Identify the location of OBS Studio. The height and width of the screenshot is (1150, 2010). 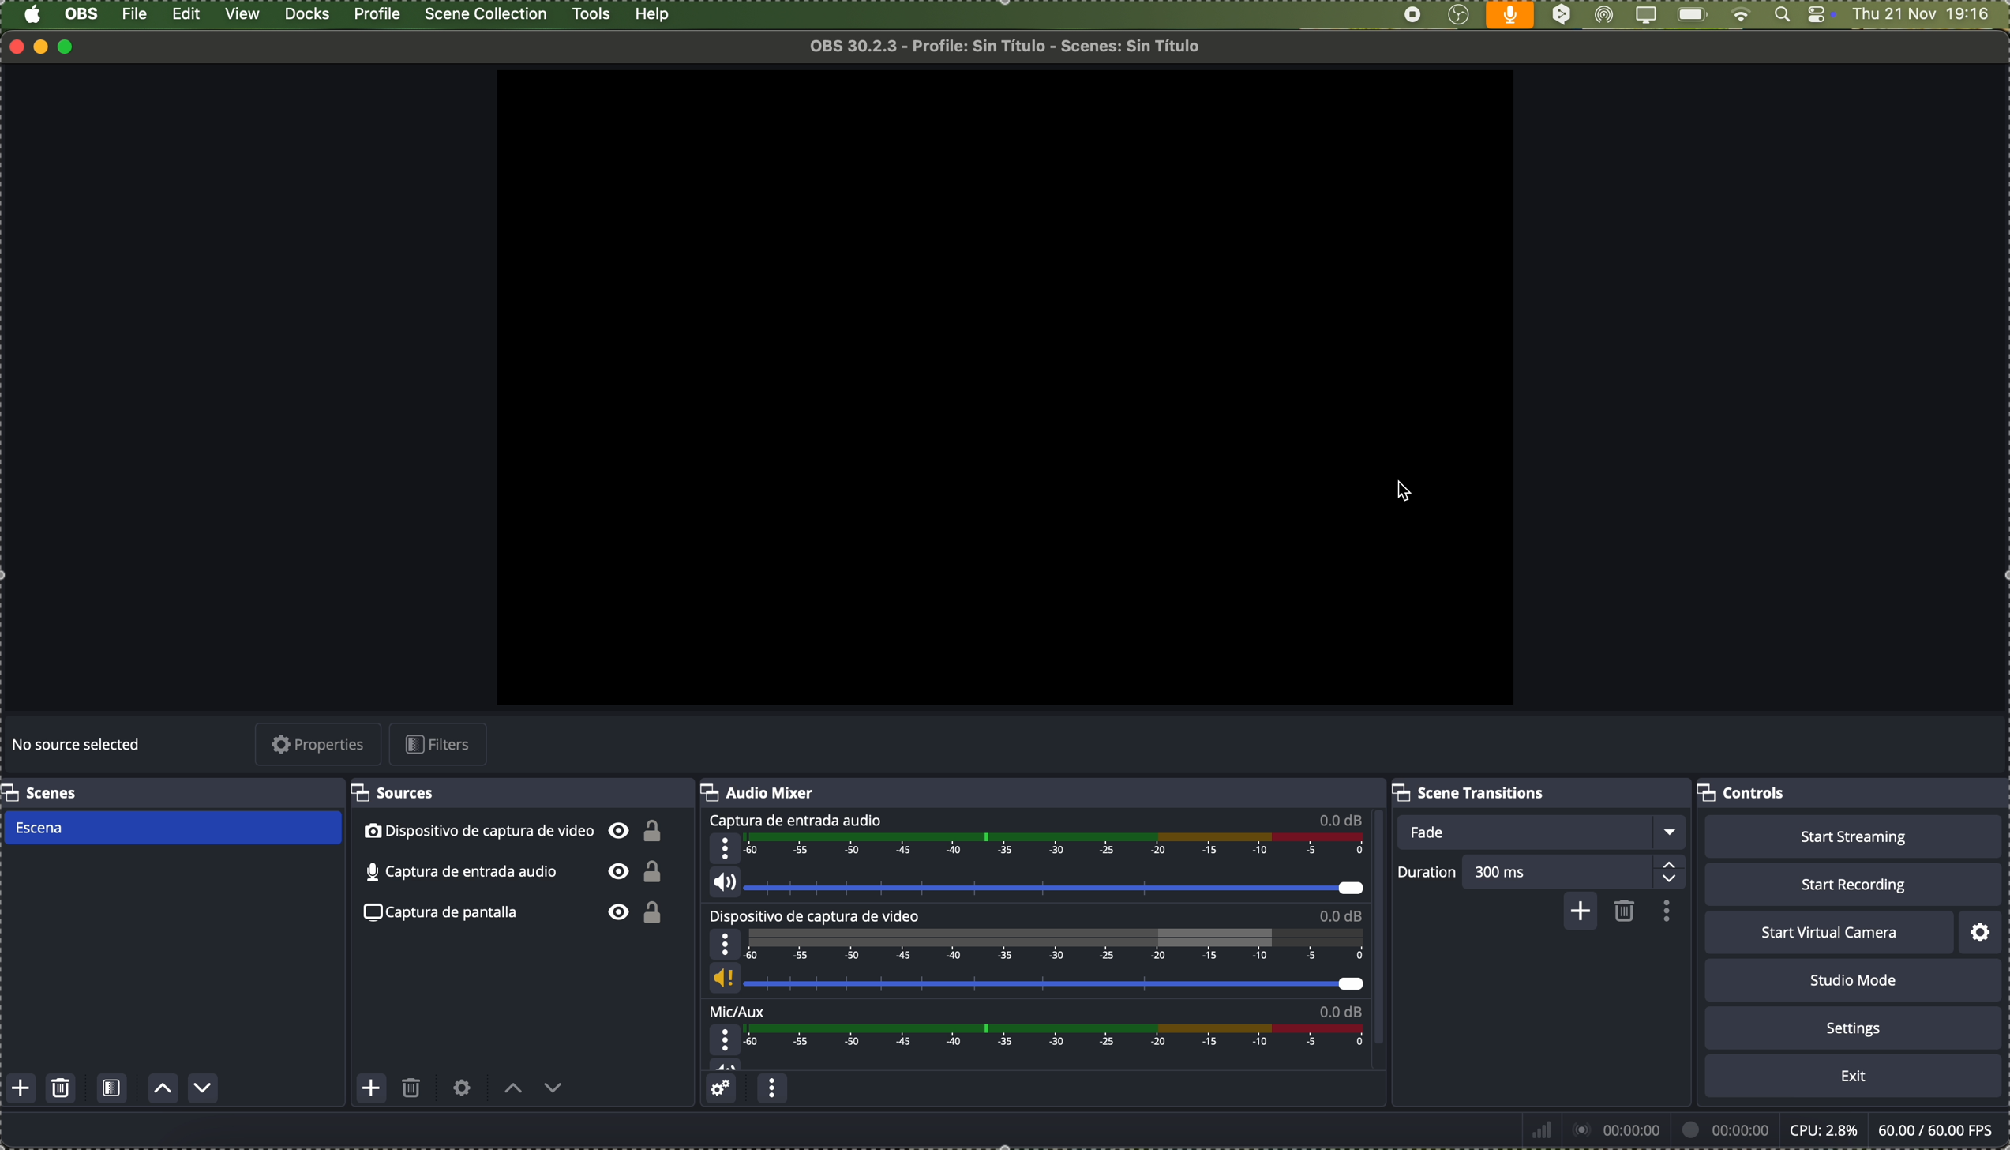
(1458, 16).